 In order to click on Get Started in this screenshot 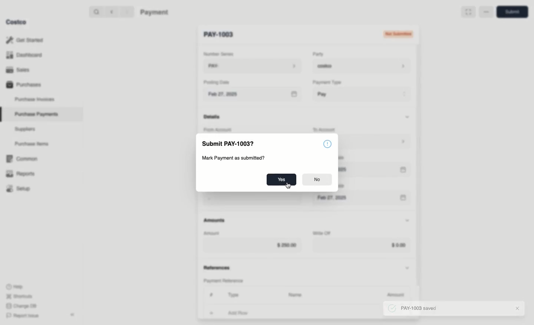, I will do `click(26, 40)`.